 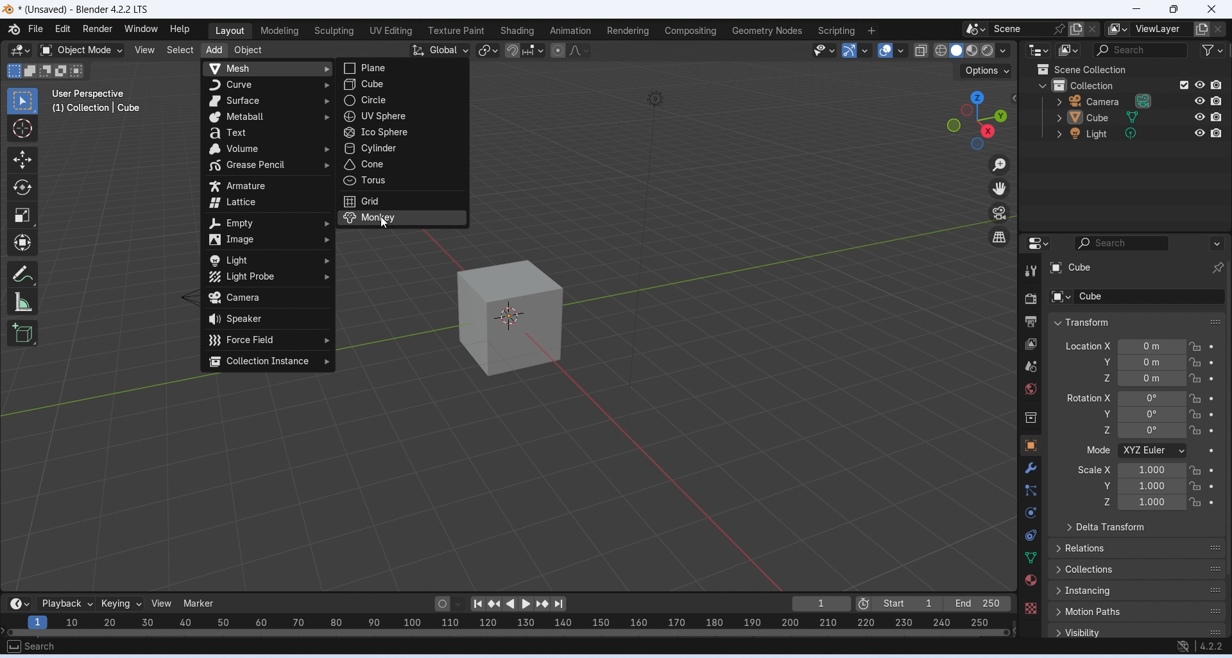 I want to click on view, so click(x=164, y=603).